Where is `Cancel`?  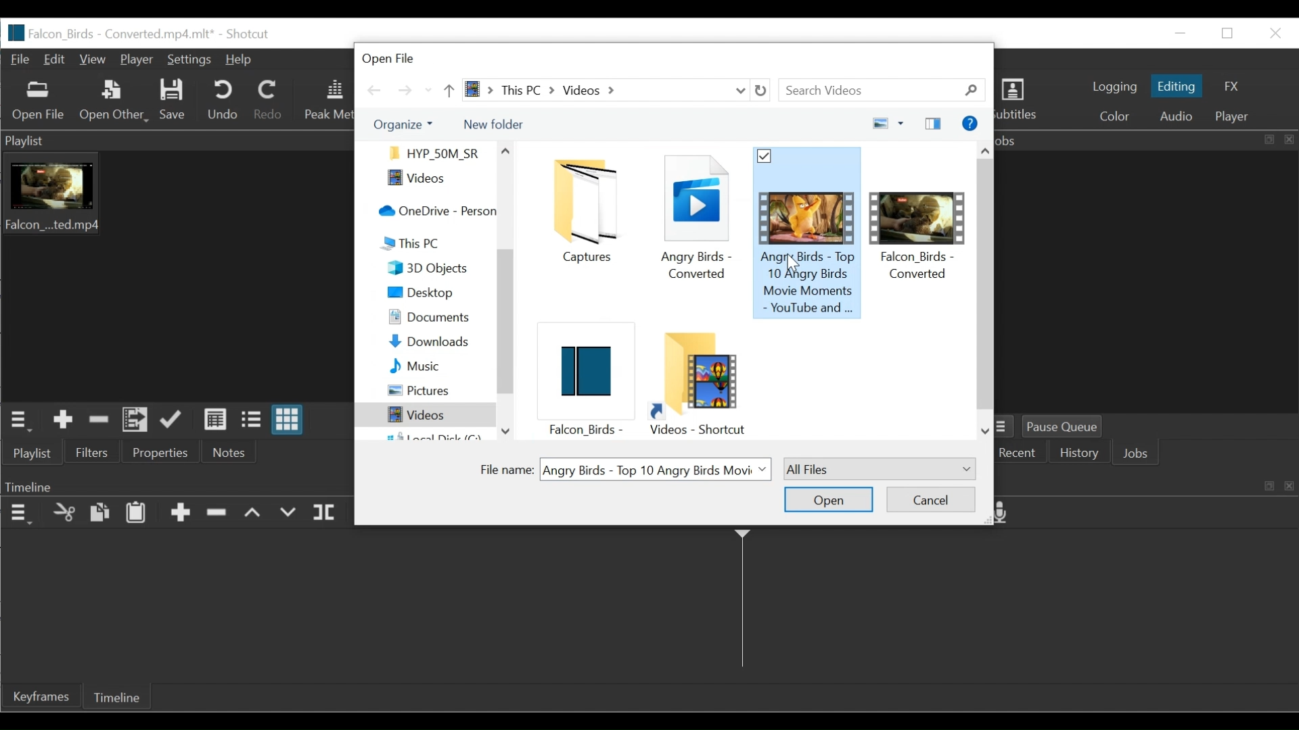
Cancel is located at coordinates (931, 497).